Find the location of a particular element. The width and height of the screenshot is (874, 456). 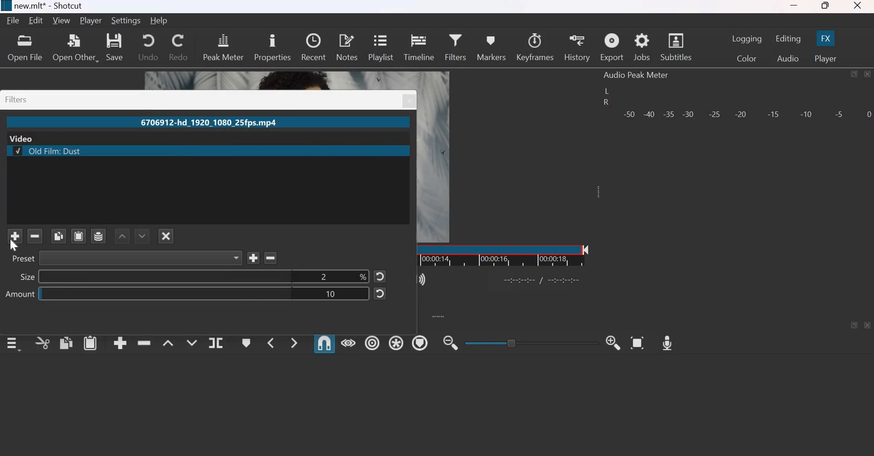

Edit is located at coordinates (37, 21).